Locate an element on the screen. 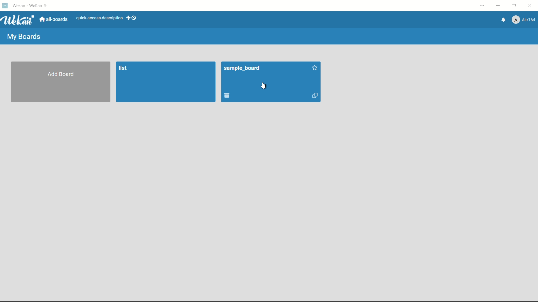 The image size is (538, 302). show-desktop-drag-handles is located at coordinates (132, 17).